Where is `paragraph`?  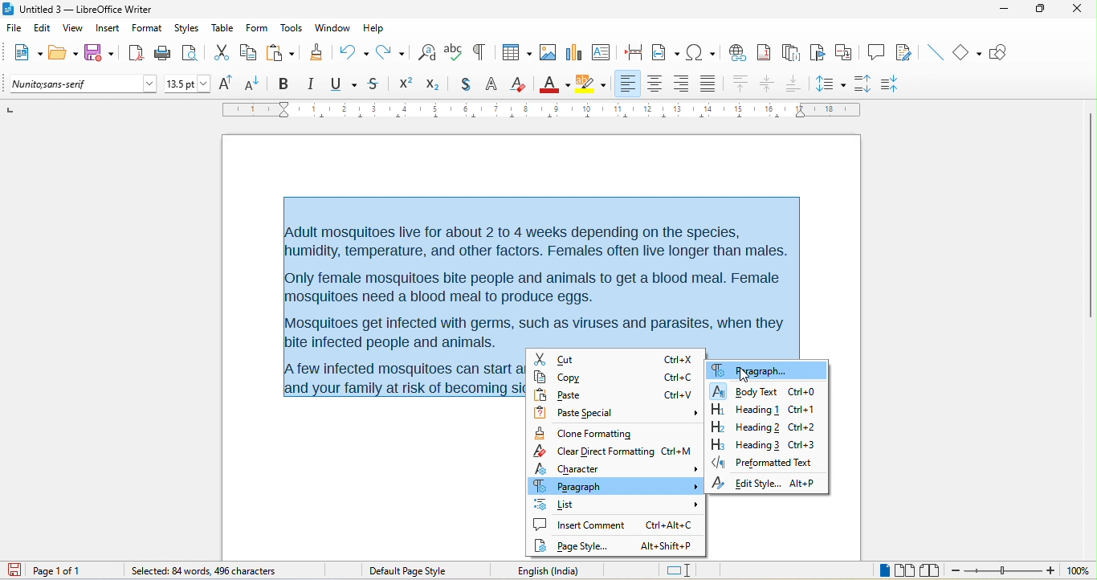
paragraph is located at coordinates (750, 370).